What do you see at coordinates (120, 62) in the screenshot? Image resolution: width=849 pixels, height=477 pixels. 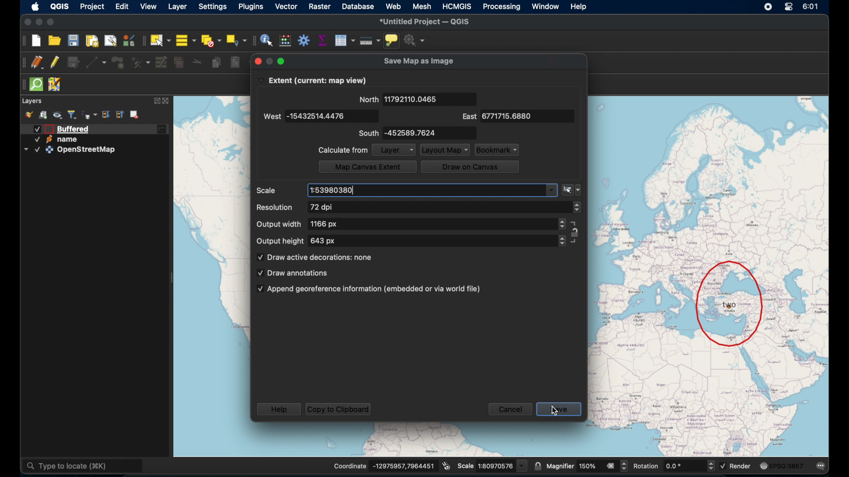 I see `add polygon feature` at bounding box center [120, 62].